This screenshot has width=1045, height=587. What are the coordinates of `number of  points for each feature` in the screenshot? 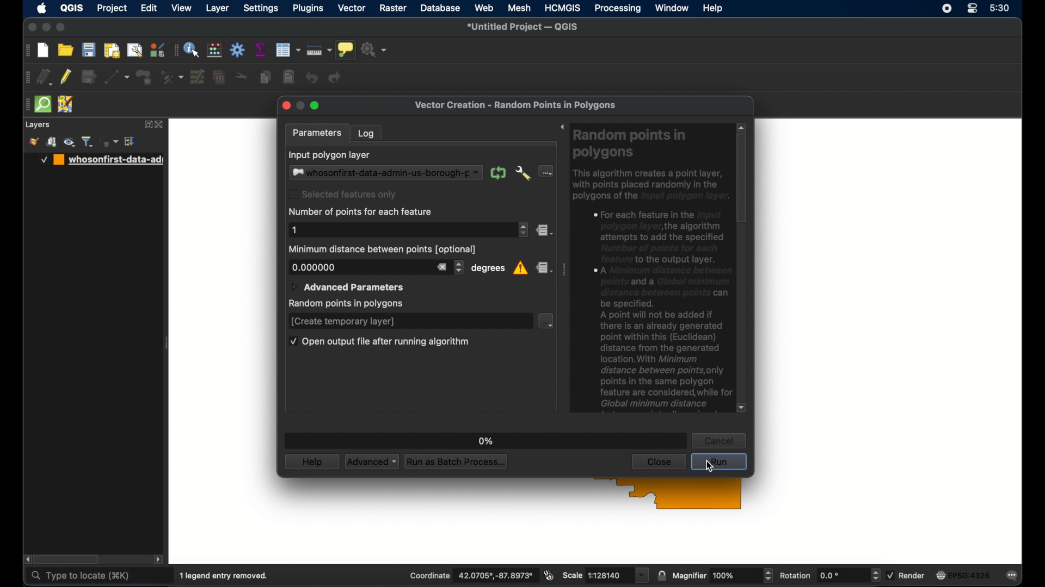 It's located at (360, 213).